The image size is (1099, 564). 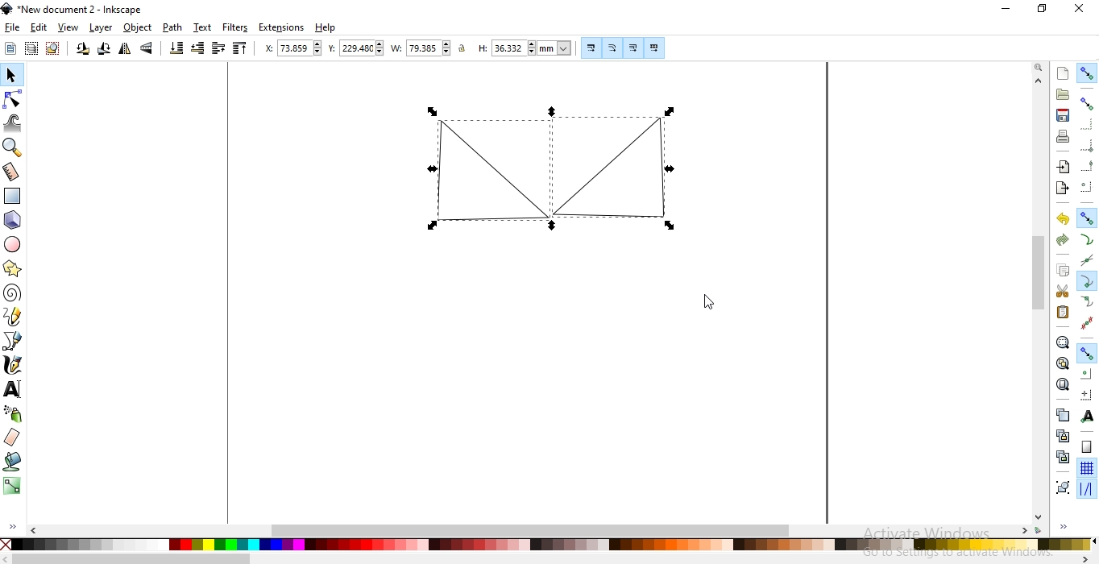 I want to click on lower selection to bottom, so click(x=176, y=50).